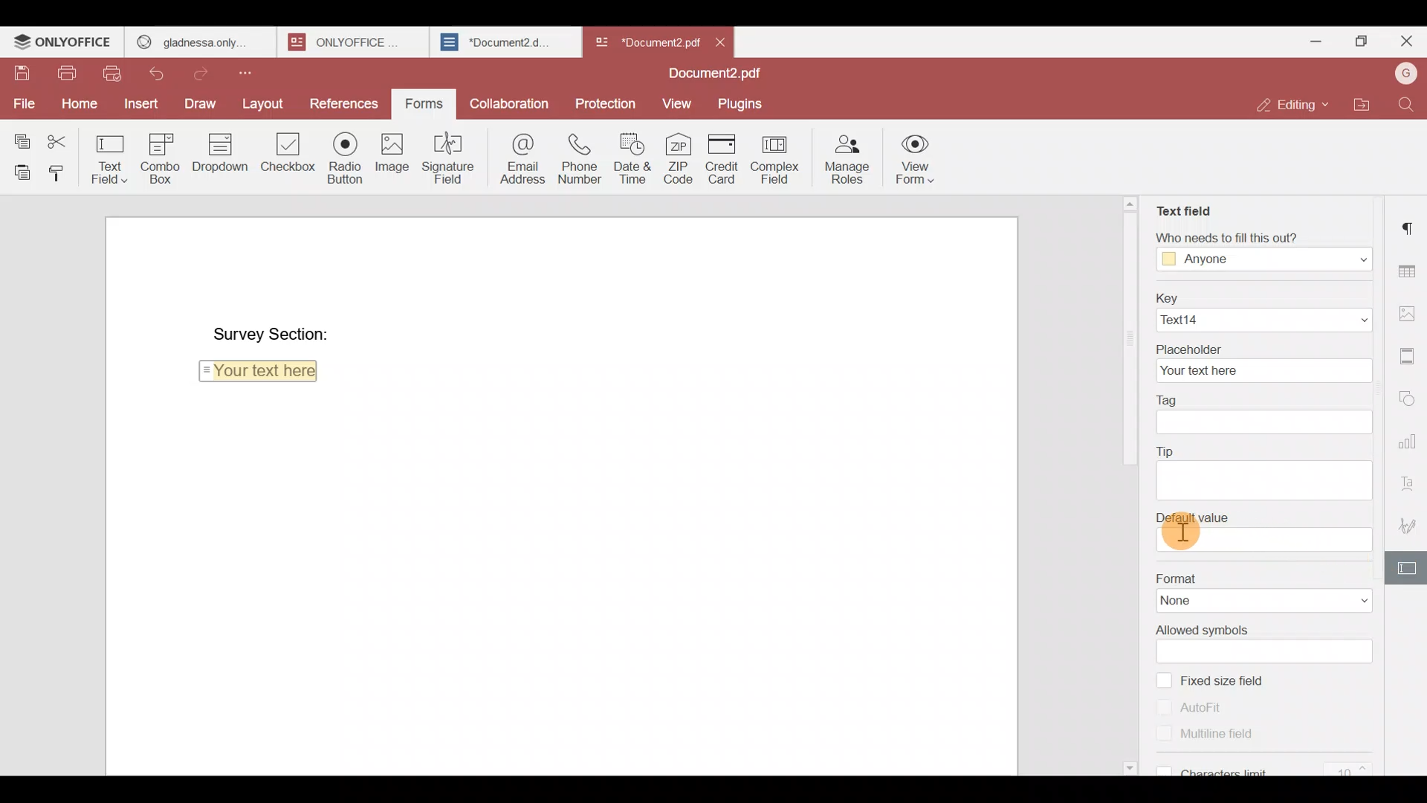  Describe the element at coordinates (1225, 739) in the screenshot. I see `Multiline field` at that location.